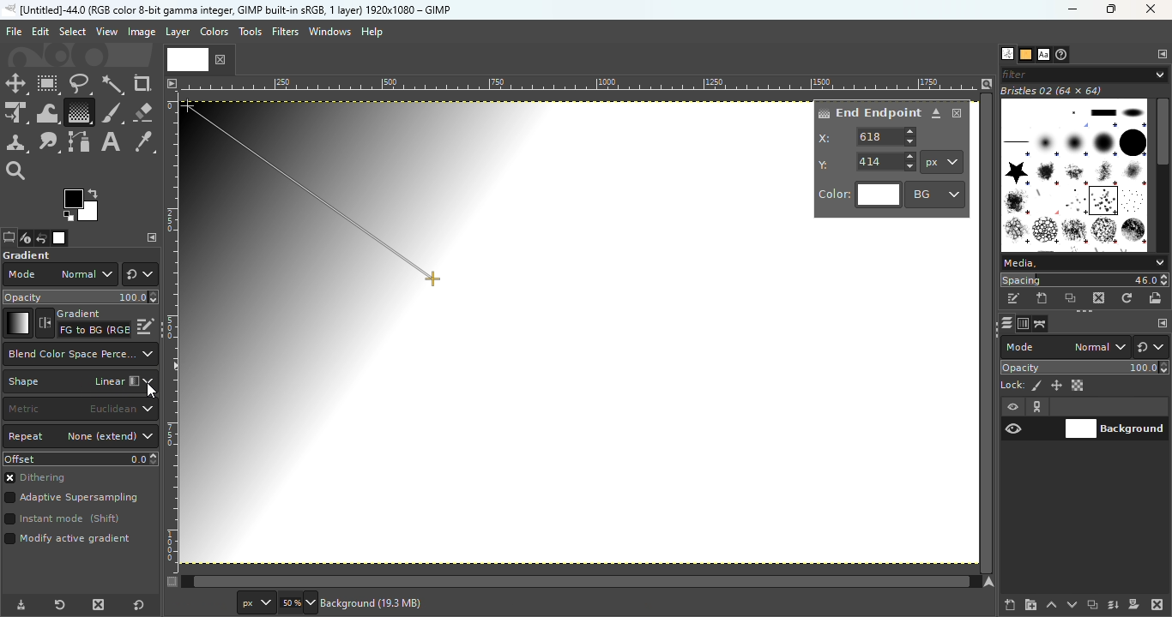 This screenshot has height=617, width=1172. I want to click on Duplicate this brush, so click(1072, 298).